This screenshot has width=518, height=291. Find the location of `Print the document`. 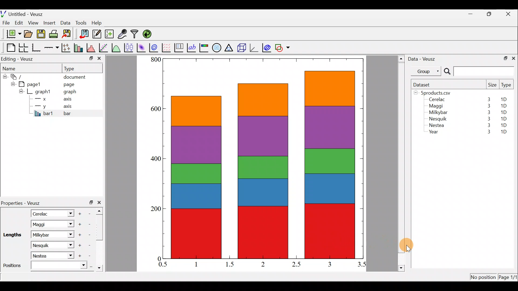

Print the document is located at coordinates (55, 34).